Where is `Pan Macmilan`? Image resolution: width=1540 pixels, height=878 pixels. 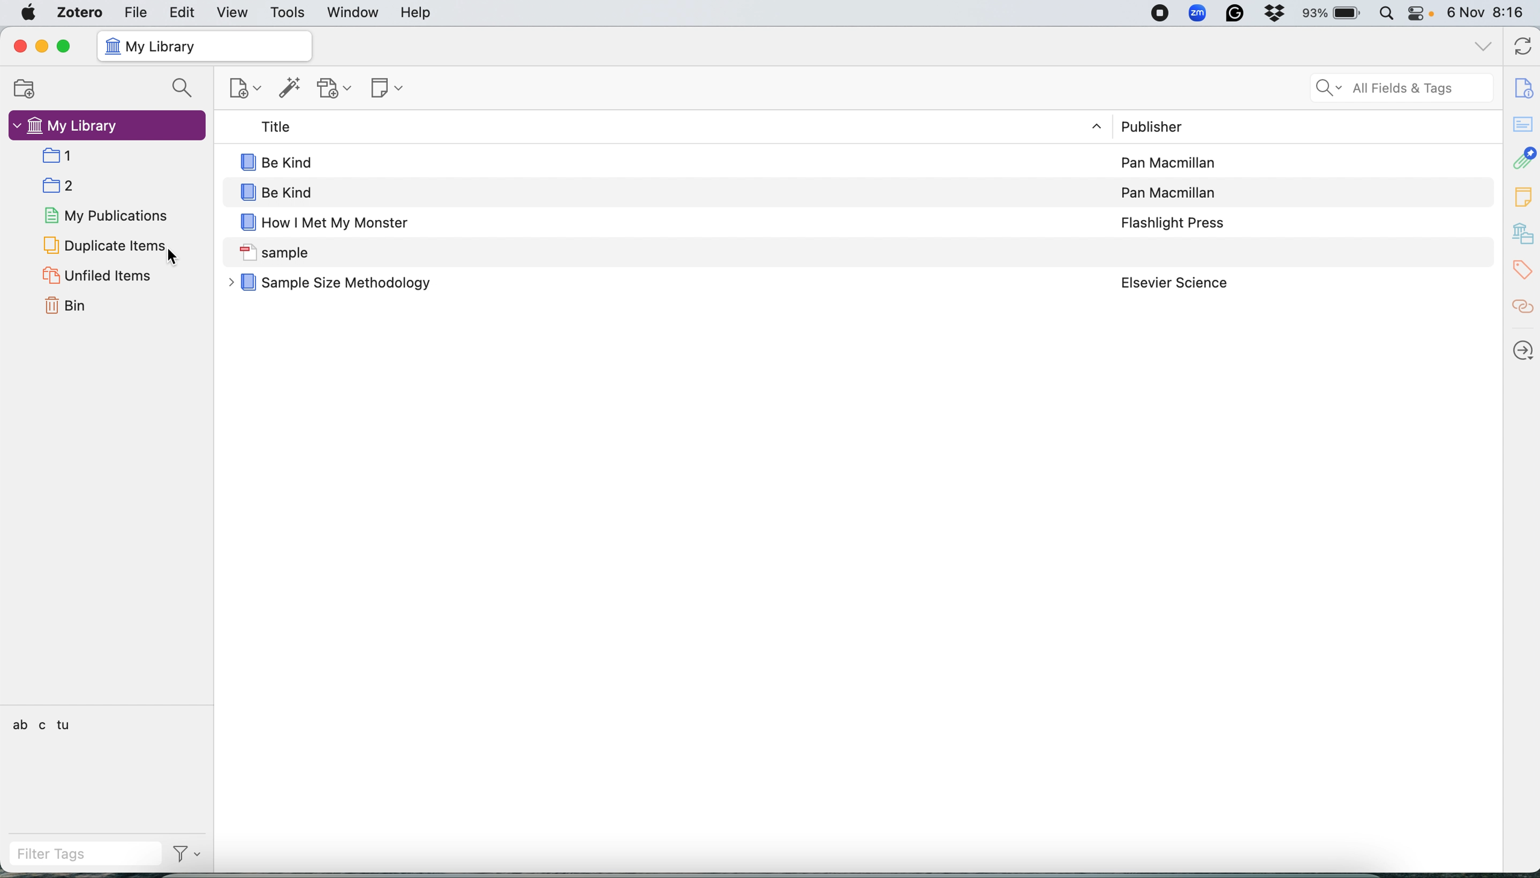
Pan Macmilan is located at coordinates (1168, 188).